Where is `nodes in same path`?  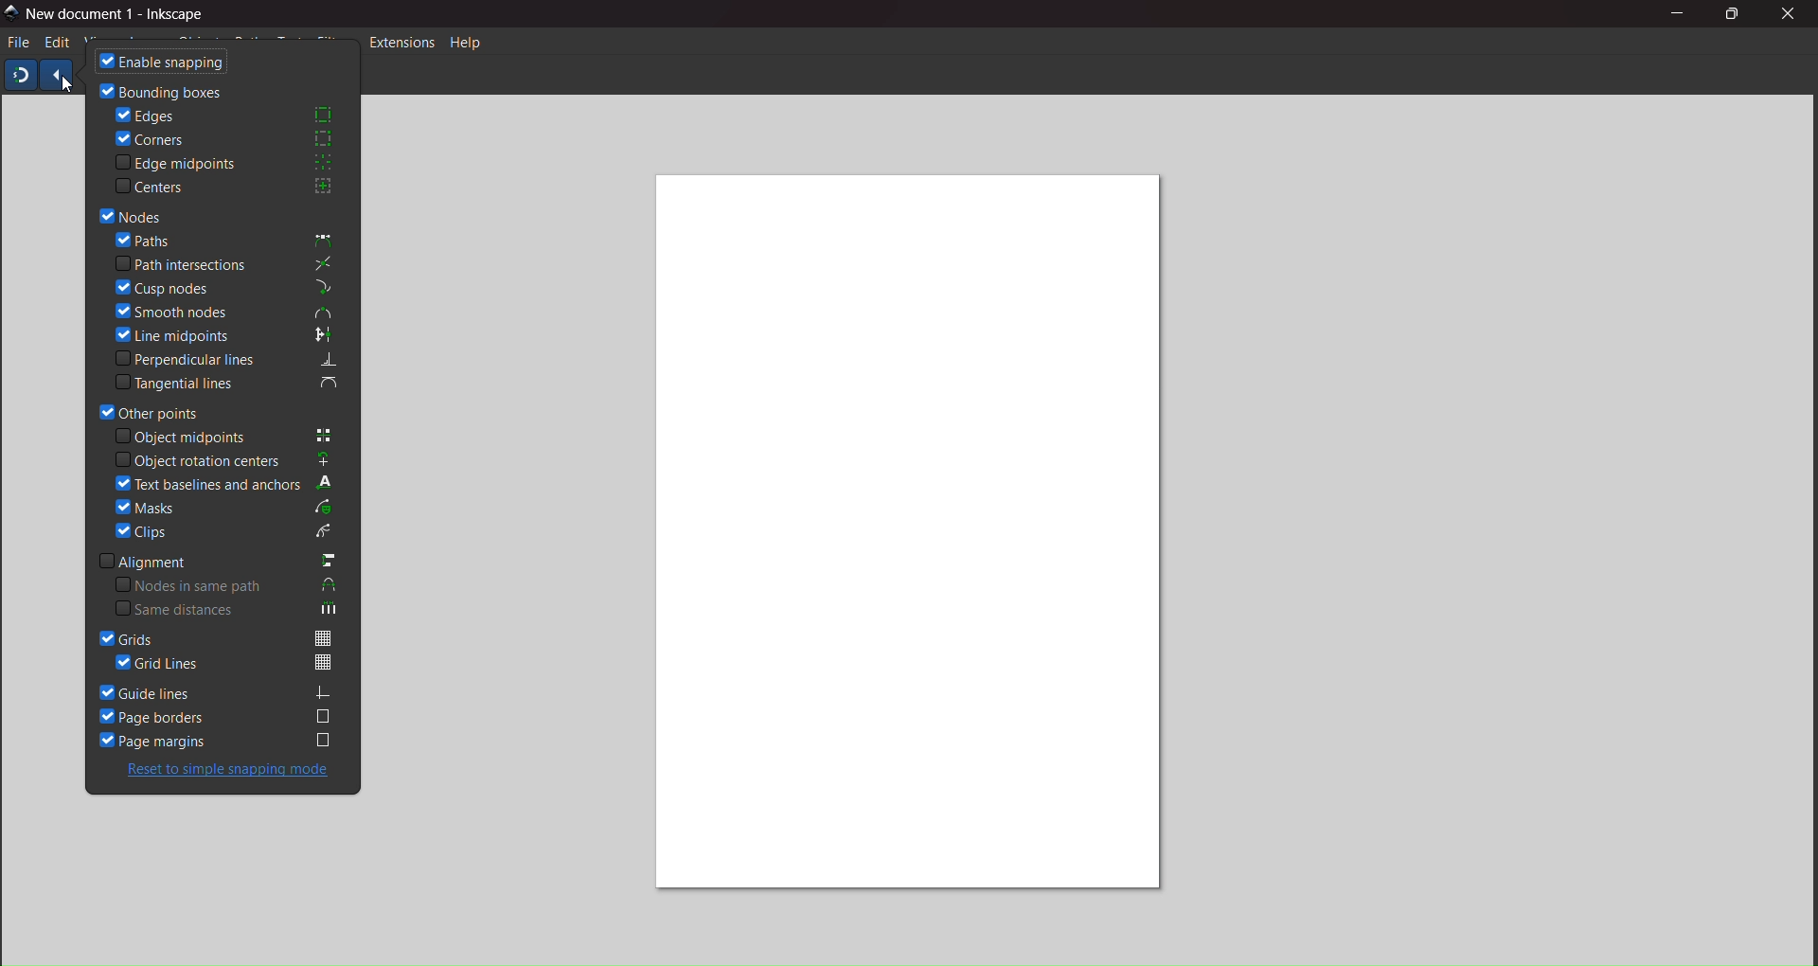 nodes in same path is located at coordinates (227, 584).